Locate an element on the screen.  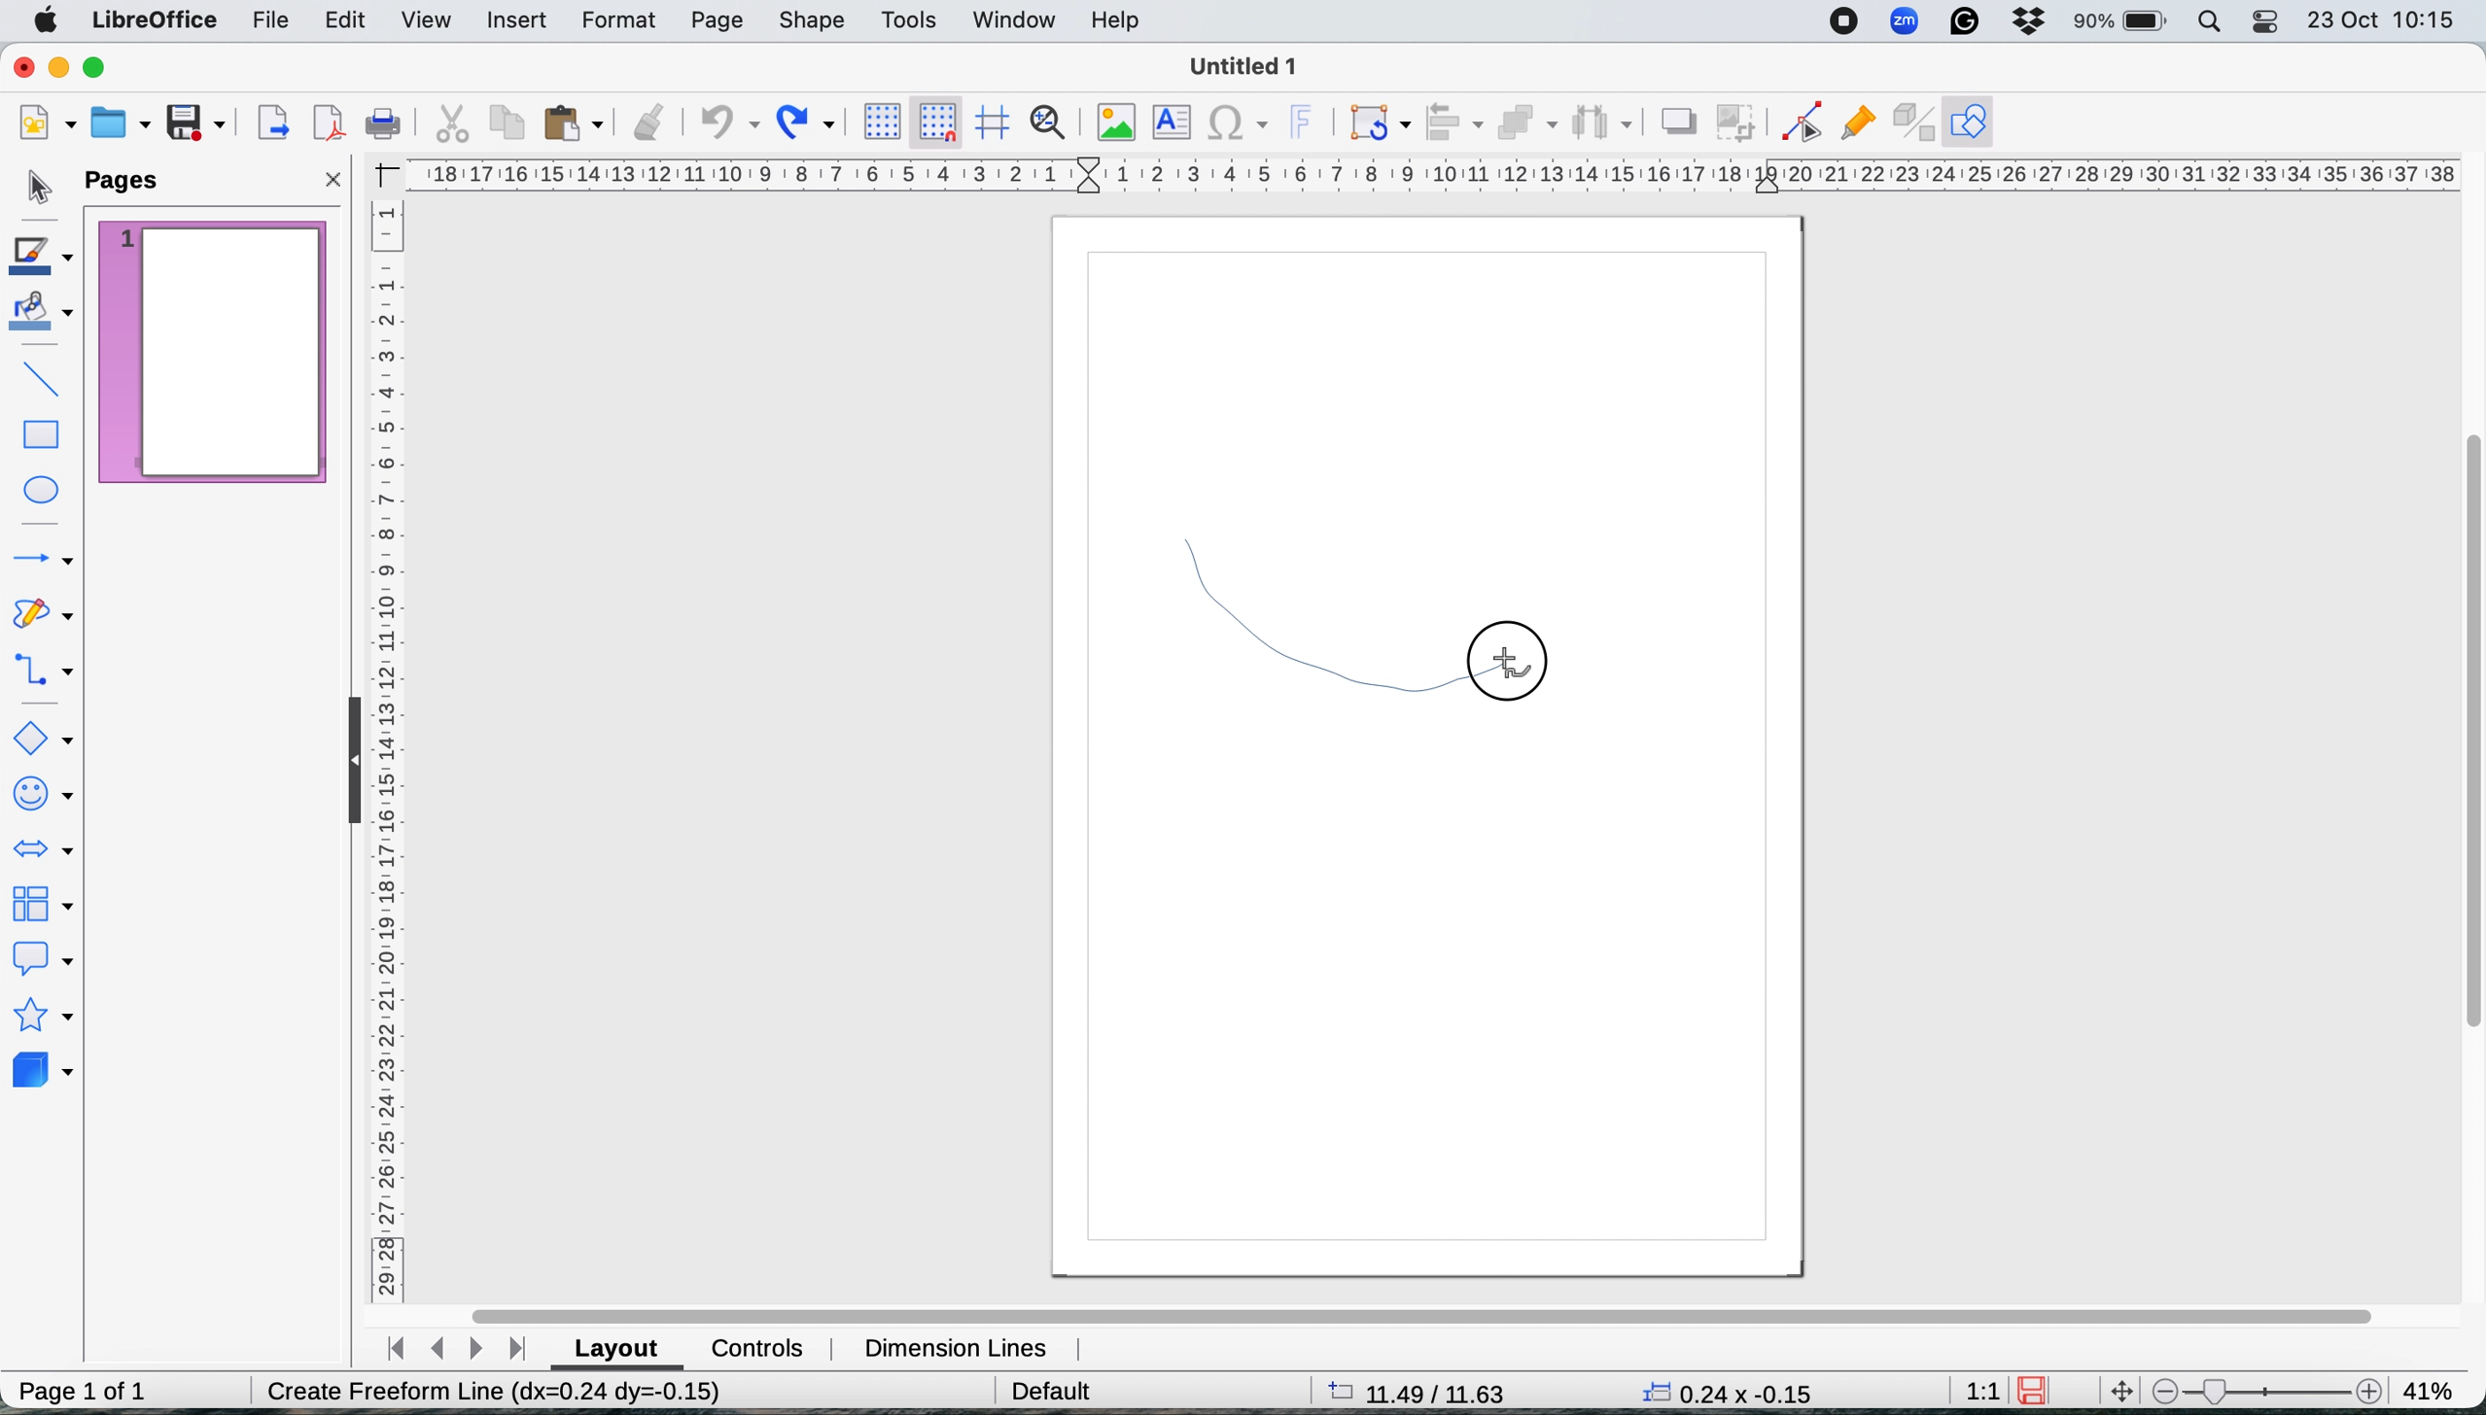
close is located at coordinates (24, 66).